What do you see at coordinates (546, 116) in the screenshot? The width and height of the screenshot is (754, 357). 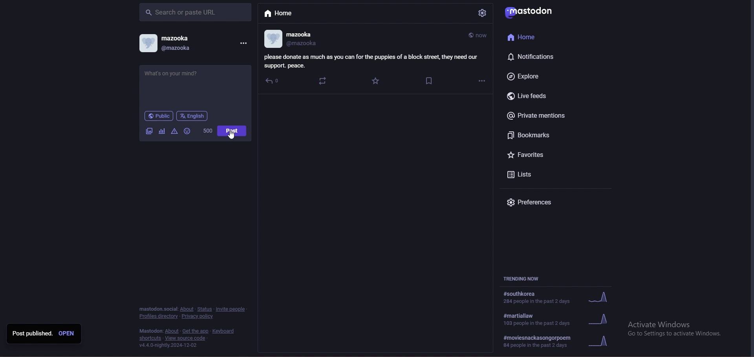 I see `private mentions` at bounding box center [546, 116].